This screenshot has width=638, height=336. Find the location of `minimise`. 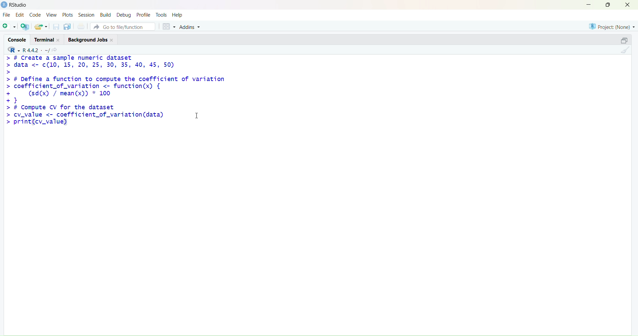

minimise is located at coordinates (589, 4).